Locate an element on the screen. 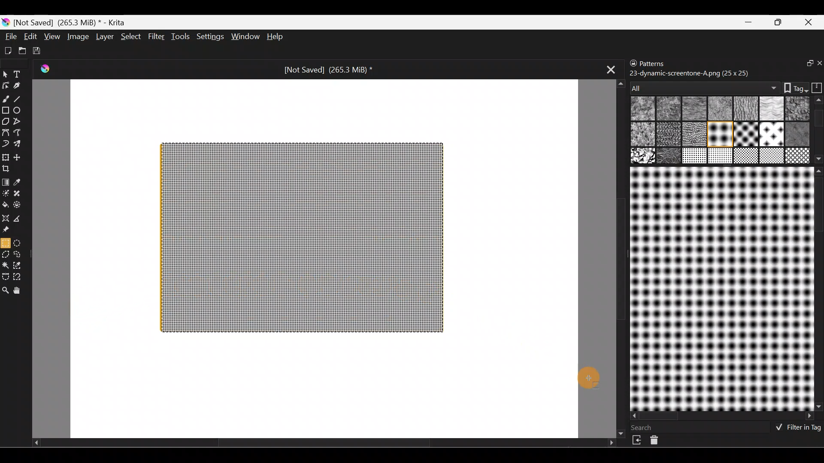 This screenshot has width=824, height=463. Contiguous selection tool is located at coordinates (6, 266).